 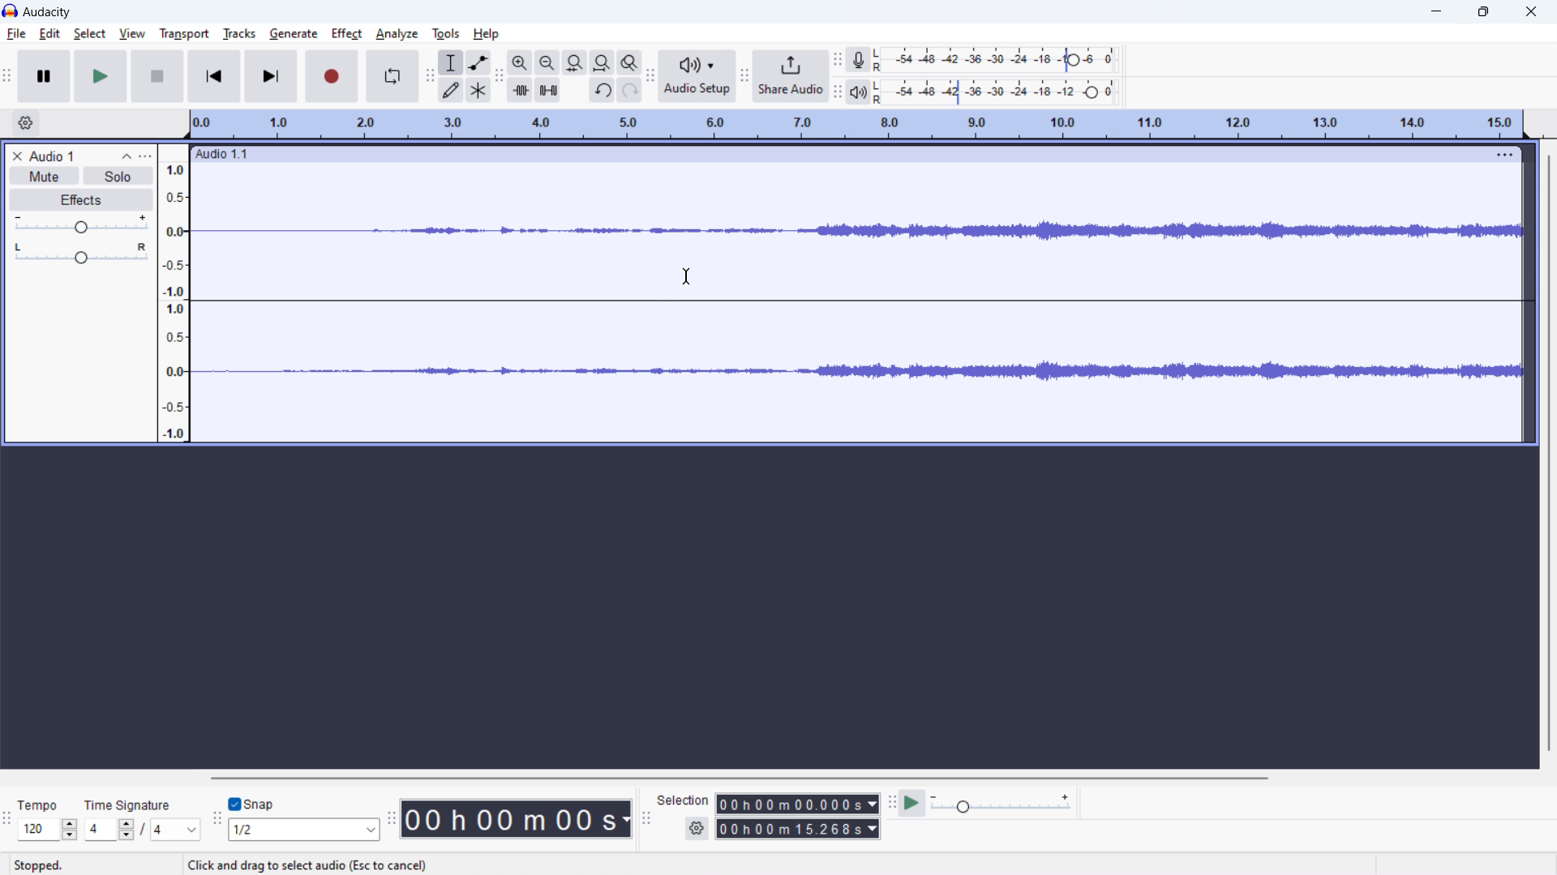 What do you see at coordinates (445, 34) in the screenshot?
I see `tools` at bounding box center [445, 34].